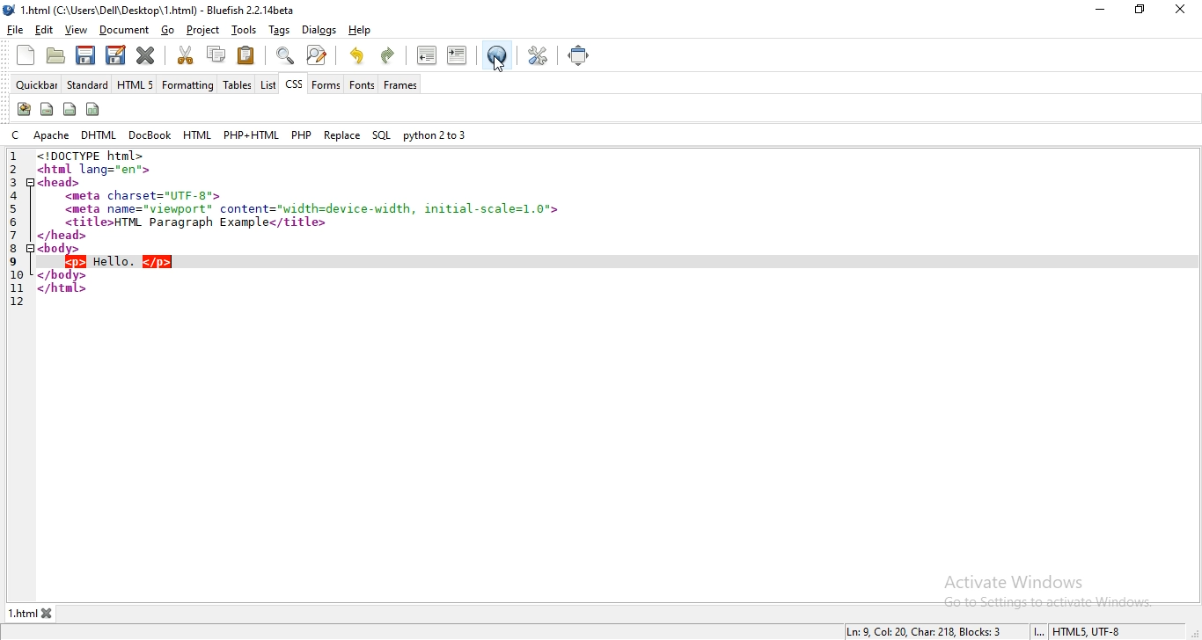 The width and height of the screenshot is (1202, 640). I want to click on edit, so click(45, 29).